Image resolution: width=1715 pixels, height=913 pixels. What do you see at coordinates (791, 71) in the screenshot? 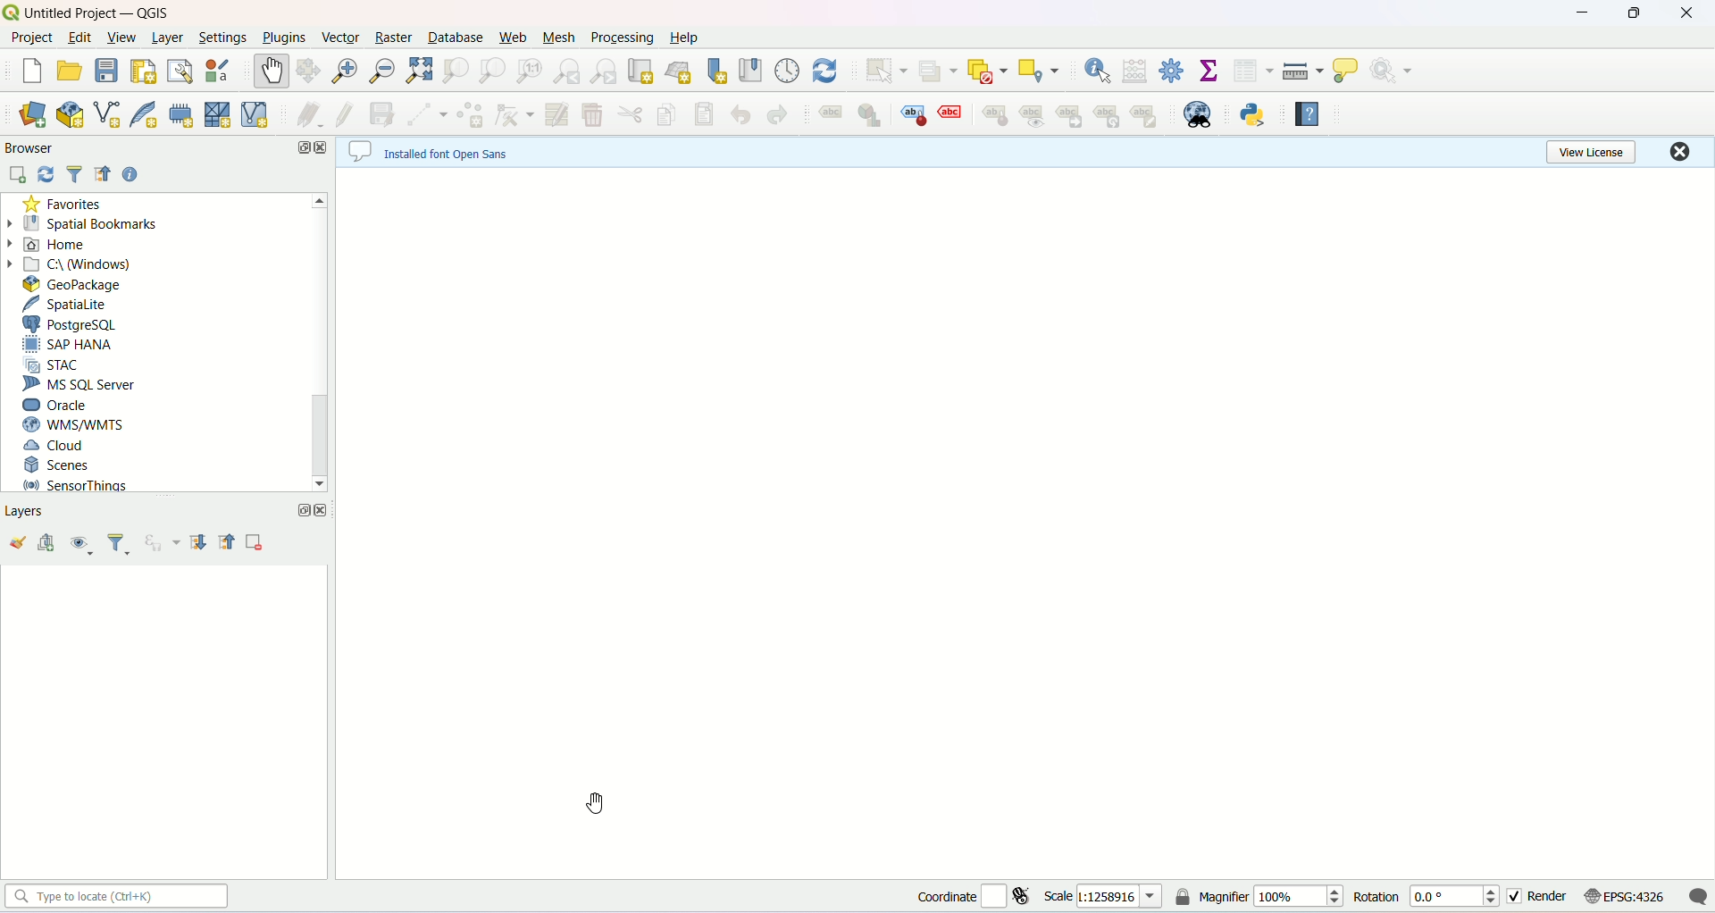
I see `temporal controller panel` at bounding box center [791, 71].